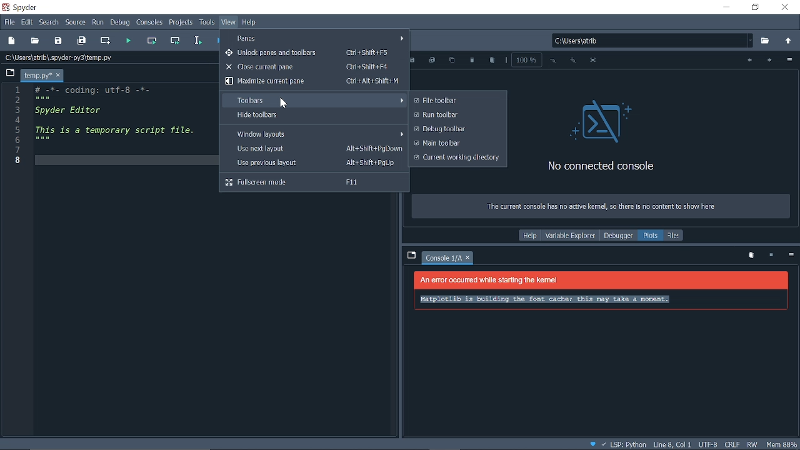 This screenshot has height=450, width=800. I want to click on Fullscreen mode, so click(314, 182).